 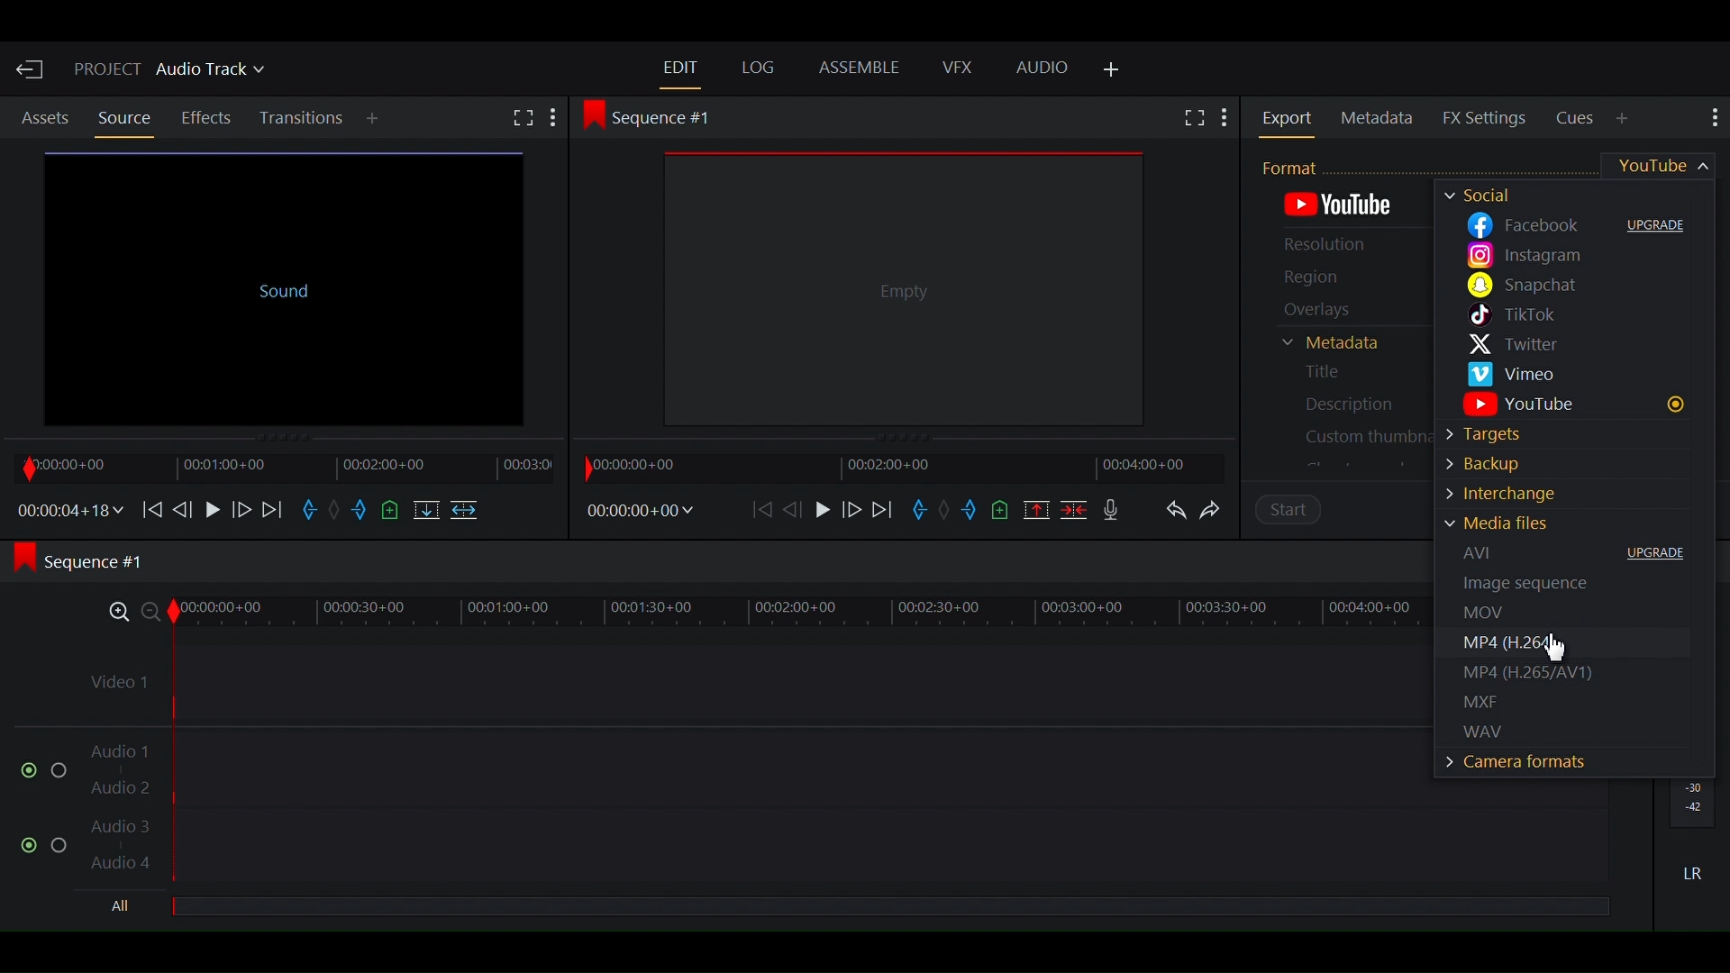 I want to click on Backup, so click(x=1569, y=465).